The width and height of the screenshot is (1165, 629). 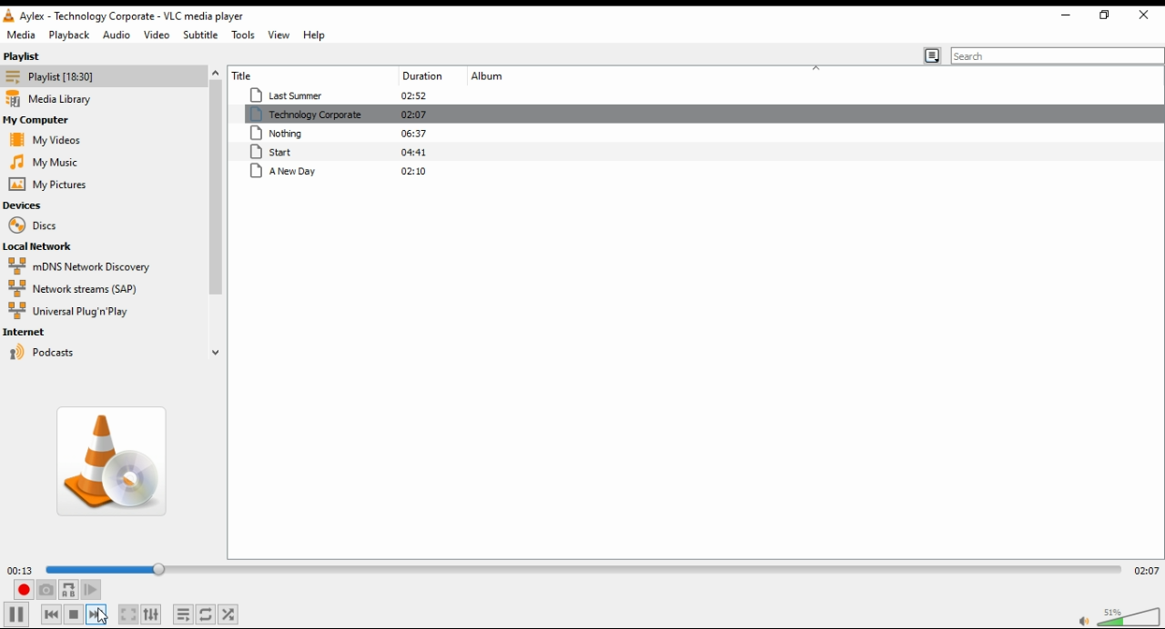 What do you see at coordinates (76, 614) in the screenshot?
I see `stop` at bounding box center [76, 614].